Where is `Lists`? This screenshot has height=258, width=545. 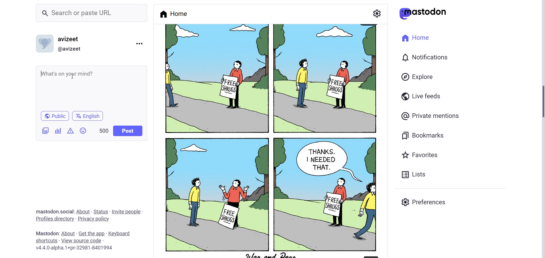 Lists is located at coordinates (415, 173).